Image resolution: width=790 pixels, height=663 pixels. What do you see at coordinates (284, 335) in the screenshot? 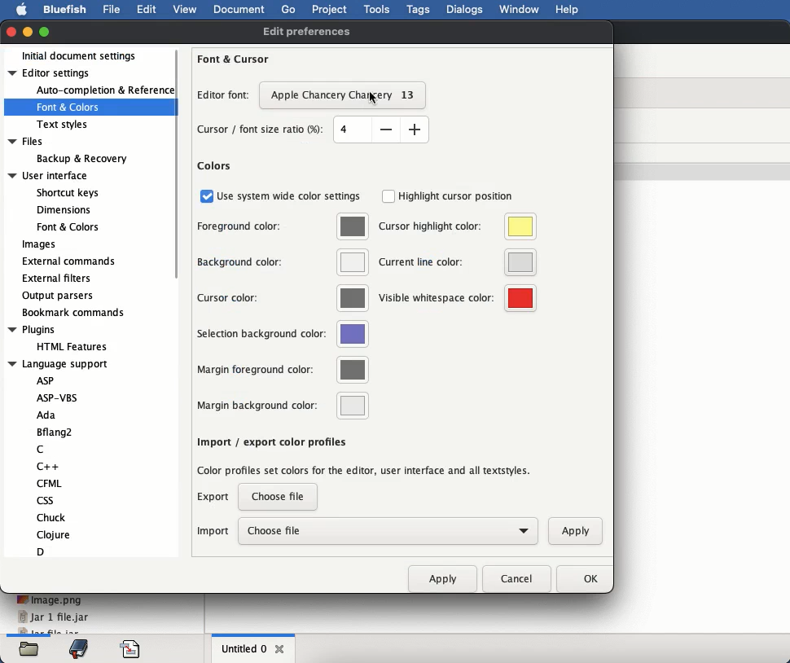
I see `selection background color` at bounding box center [284, 335].